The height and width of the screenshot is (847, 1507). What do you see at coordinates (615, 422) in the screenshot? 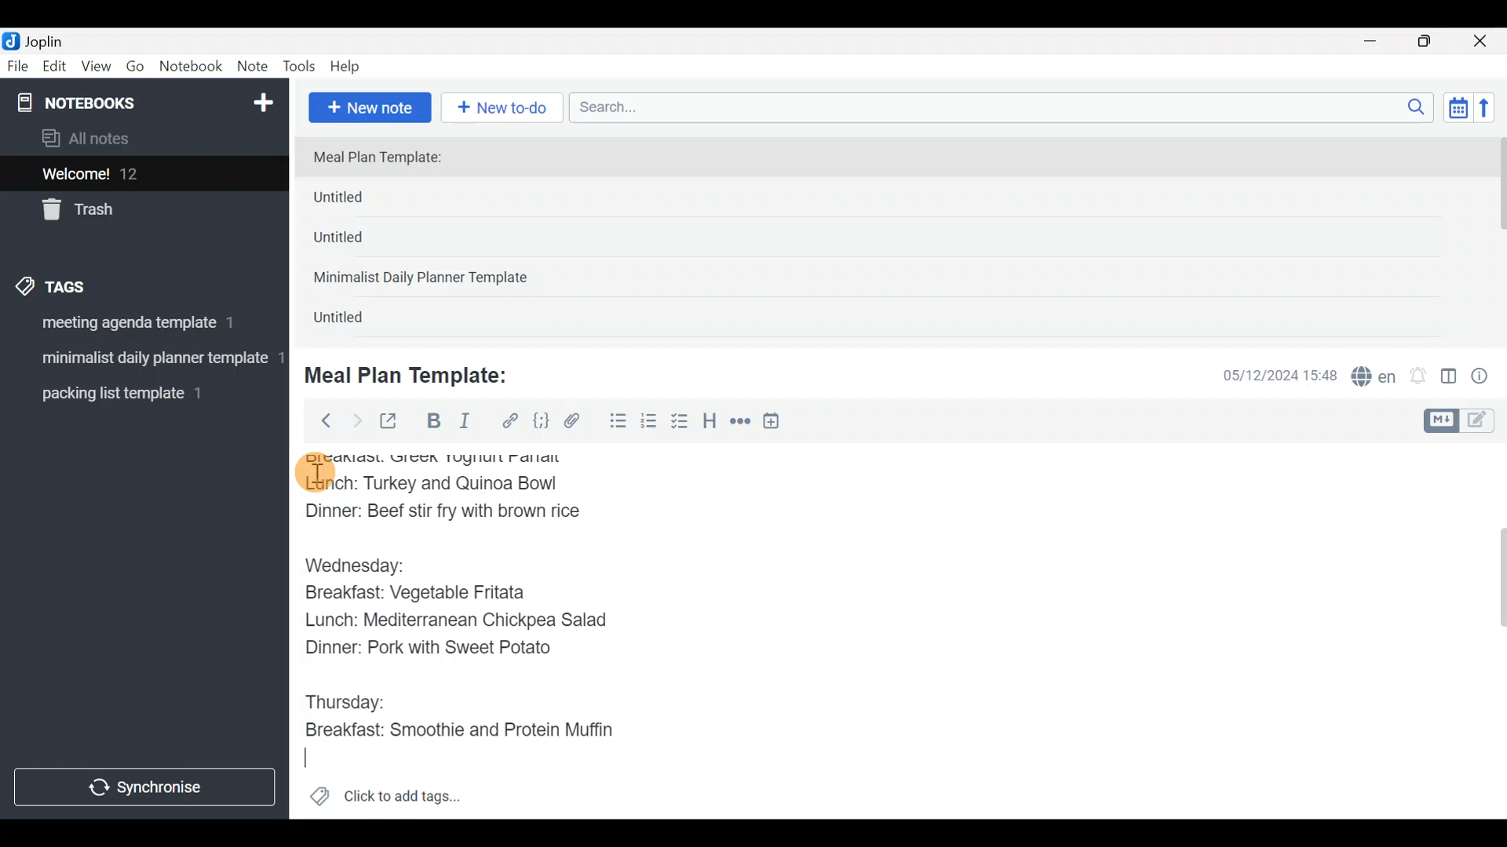
I see `Bulleted list` at bounding box center [615, 422].